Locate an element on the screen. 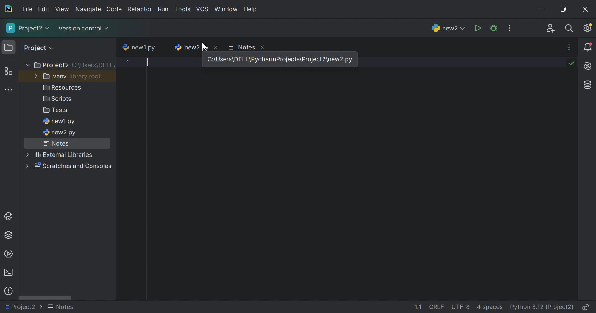  Close is located at coordinates (217, 46).